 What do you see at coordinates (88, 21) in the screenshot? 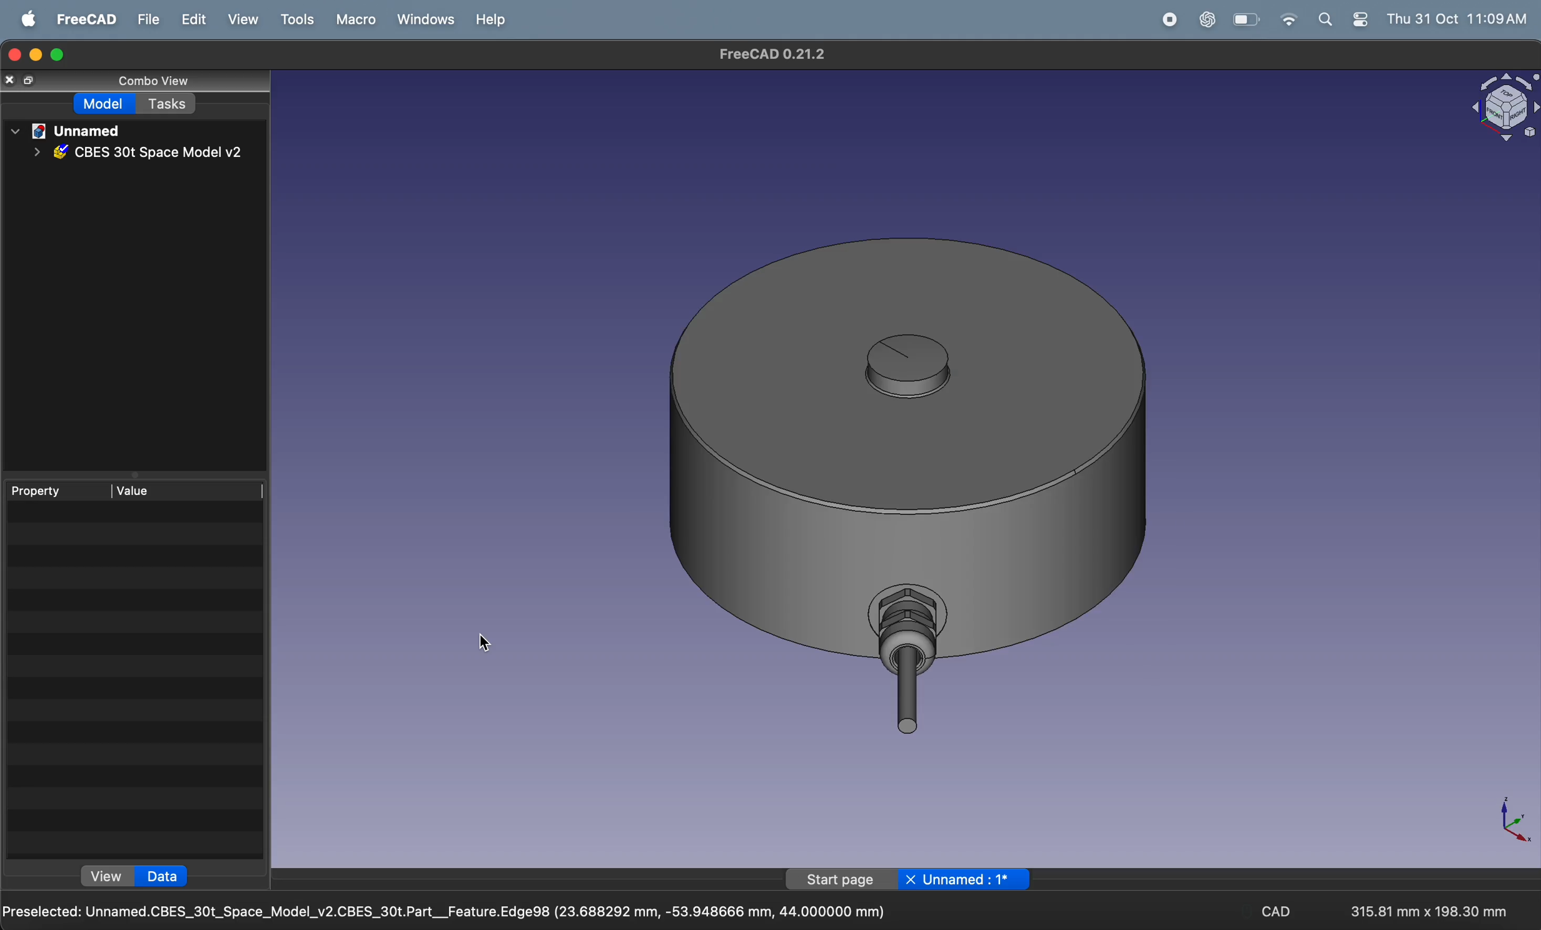
I see `freecad` at bounding box center [88, 21].